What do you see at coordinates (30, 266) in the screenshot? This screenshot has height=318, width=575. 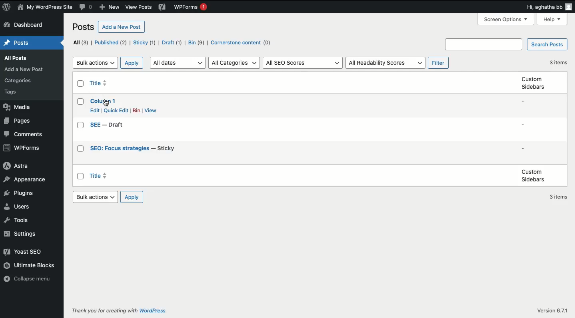 I see `Ultimate blocks ` at bounding box center [30, 266].